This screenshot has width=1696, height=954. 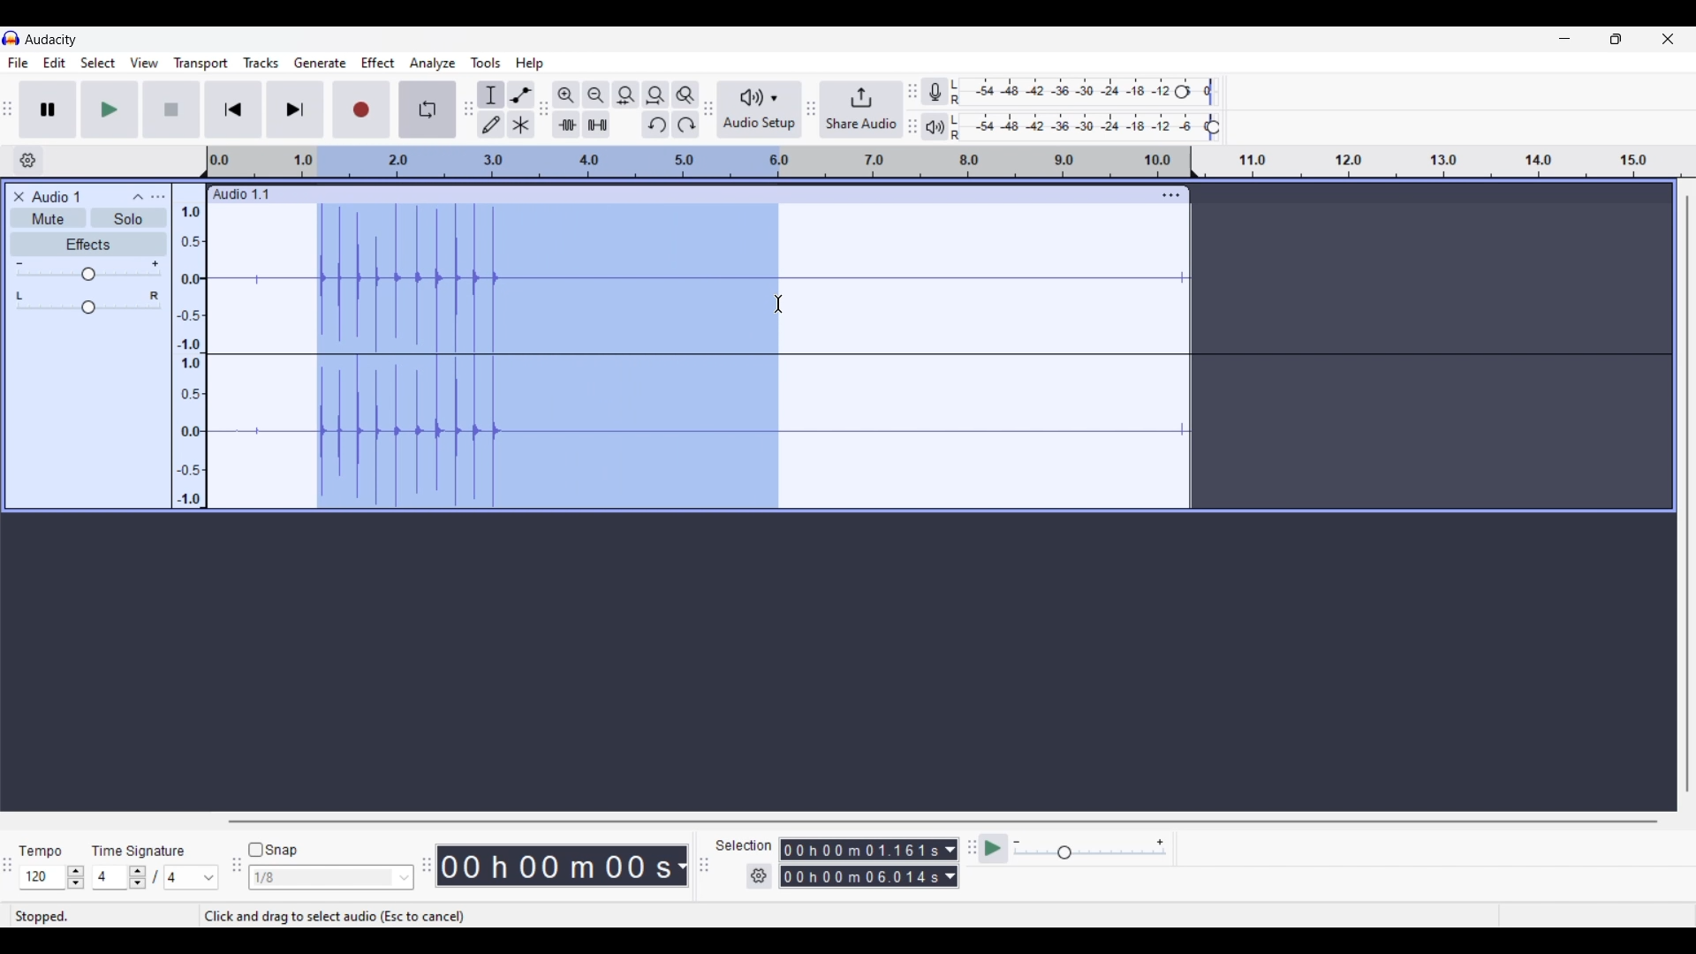 What do you see at coordinates (1017, 842) in the screenshot?
I see `Minimum playback speed` at bounding box center [1017, 842].